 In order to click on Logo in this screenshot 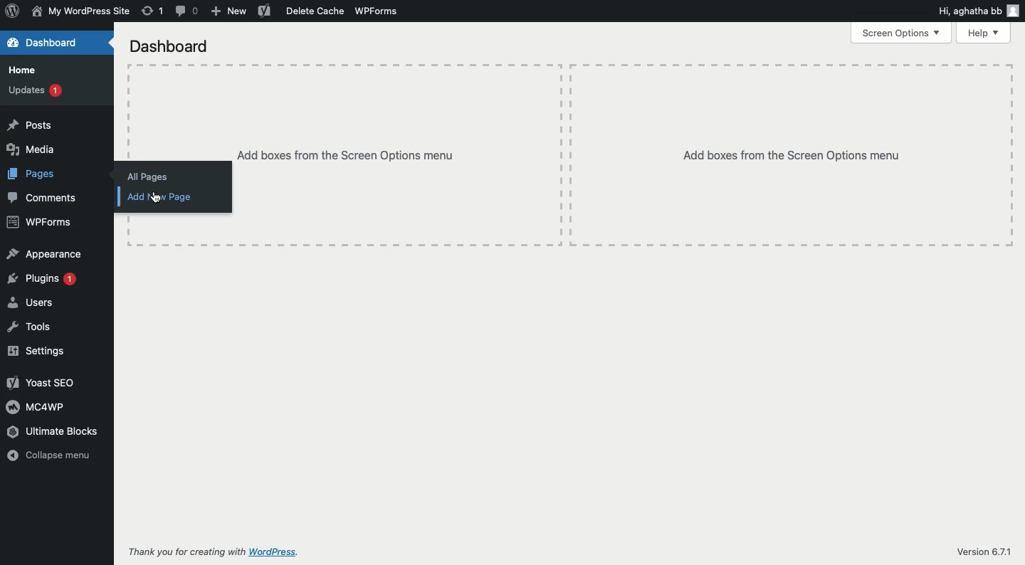, I will do `click(13, 12)`.